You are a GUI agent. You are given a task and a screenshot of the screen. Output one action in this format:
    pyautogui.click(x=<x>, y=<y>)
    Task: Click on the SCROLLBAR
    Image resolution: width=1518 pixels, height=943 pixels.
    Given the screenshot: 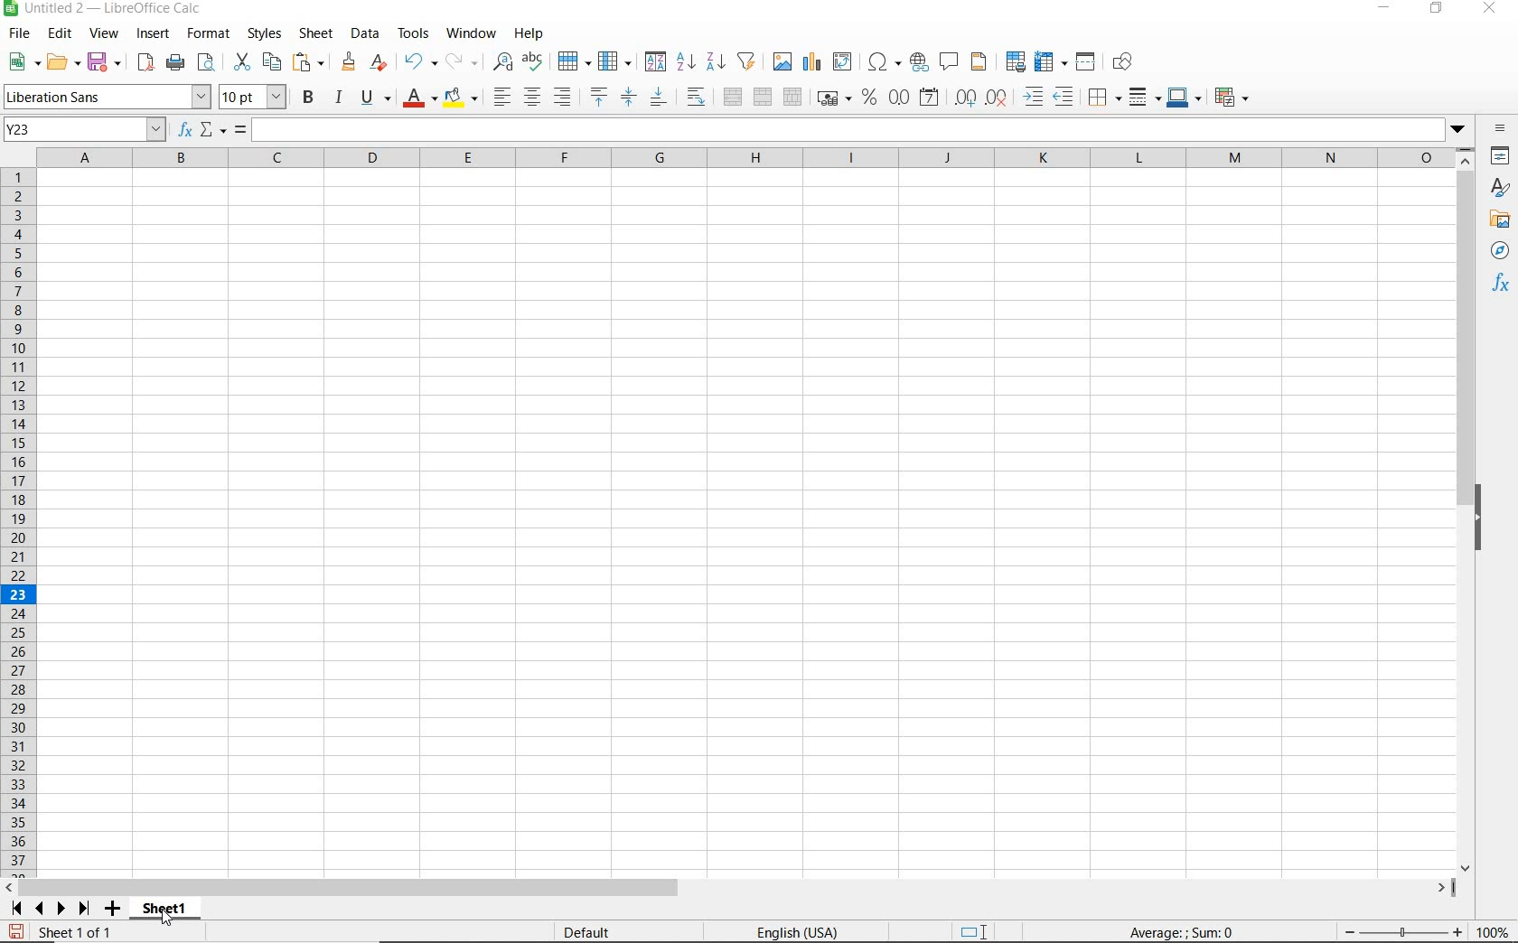 What is the action you would take?
    pyautogui.click(x=1467, y=511)
    